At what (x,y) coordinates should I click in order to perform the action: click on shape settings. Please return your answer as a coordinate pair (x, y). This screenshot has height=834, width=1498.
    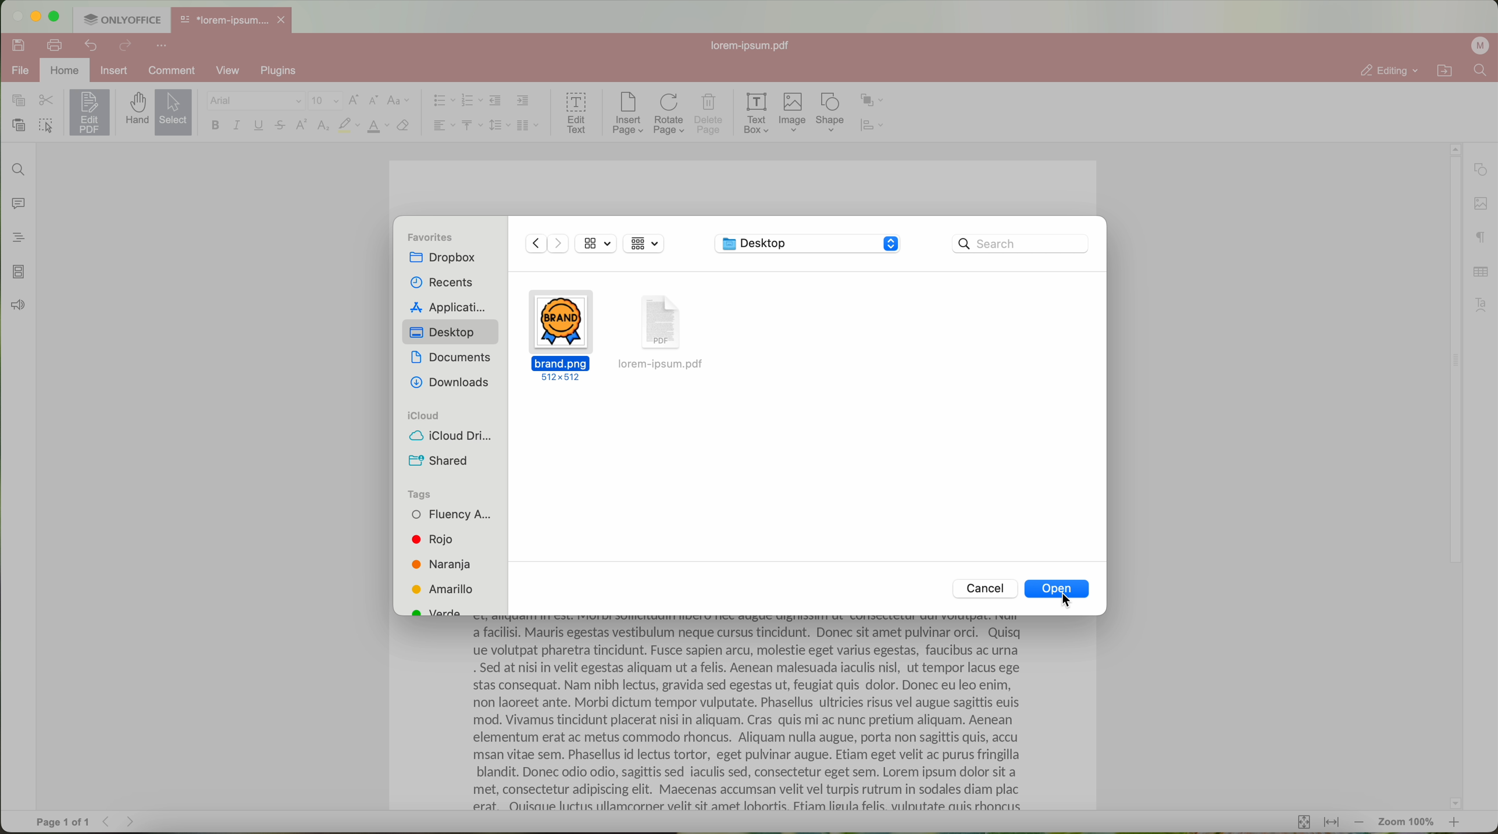
    Looking at the image, I should click on (1480, 170).